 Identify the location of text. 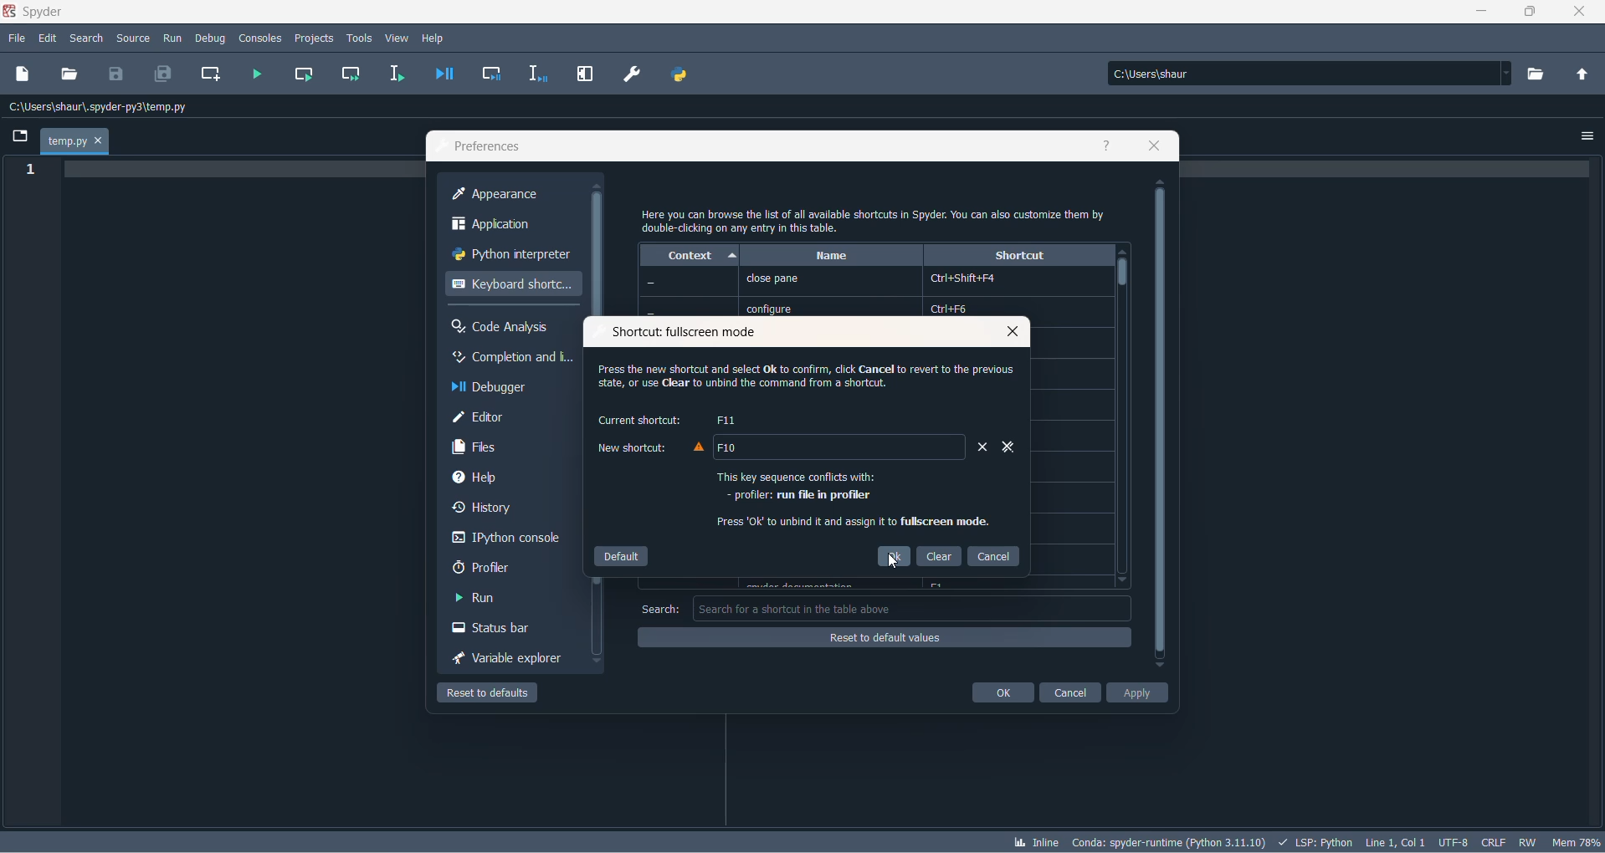
(877, 219).